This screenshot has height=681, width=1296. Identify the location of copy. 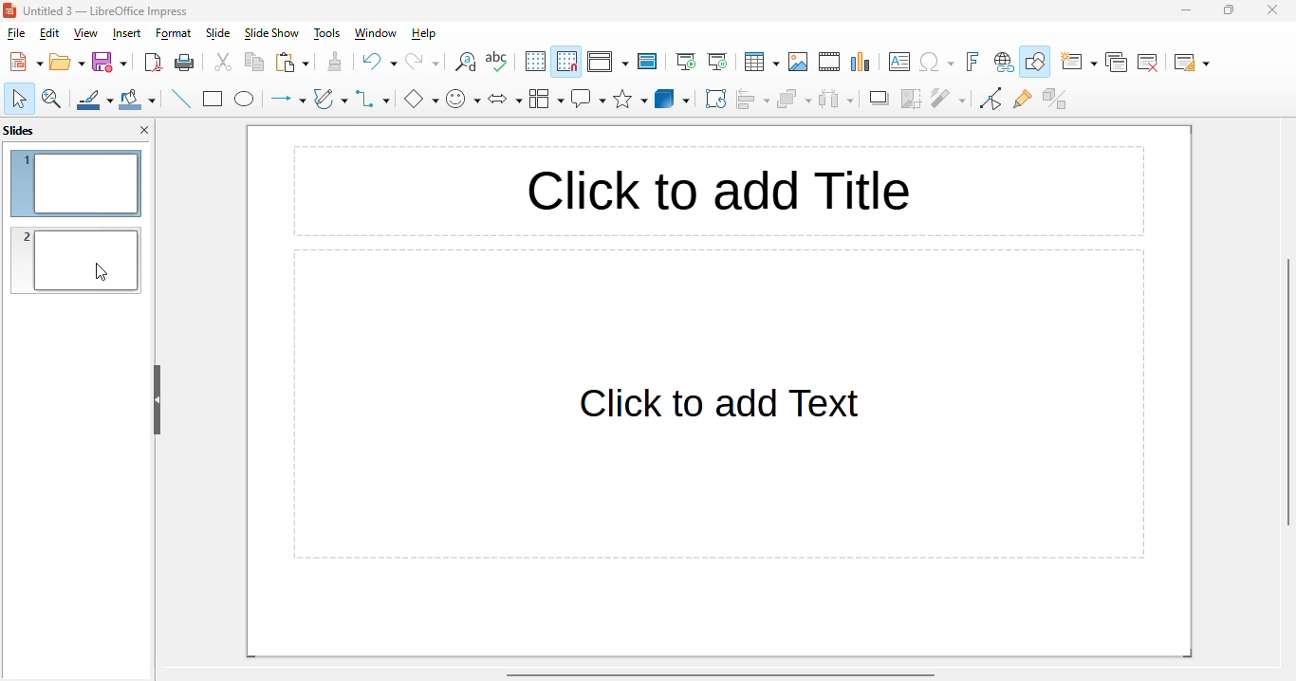
(253, 62).